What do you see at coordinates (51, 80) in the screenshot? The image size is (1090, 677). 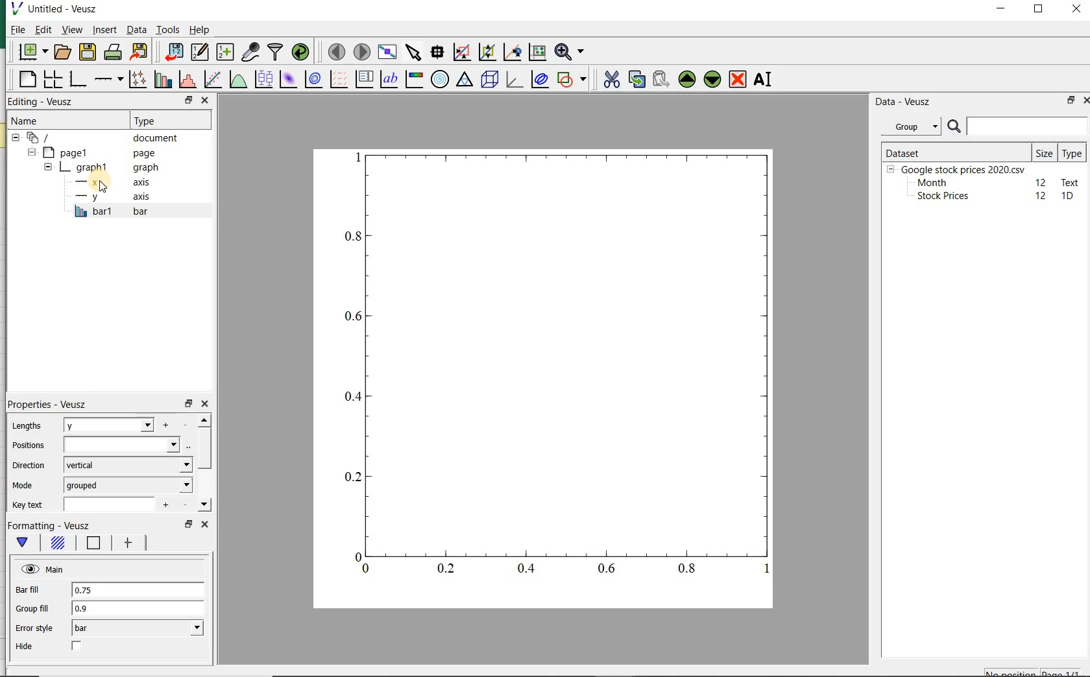 I see `arrange graphs in a grid` at bounding box center [51, 80].